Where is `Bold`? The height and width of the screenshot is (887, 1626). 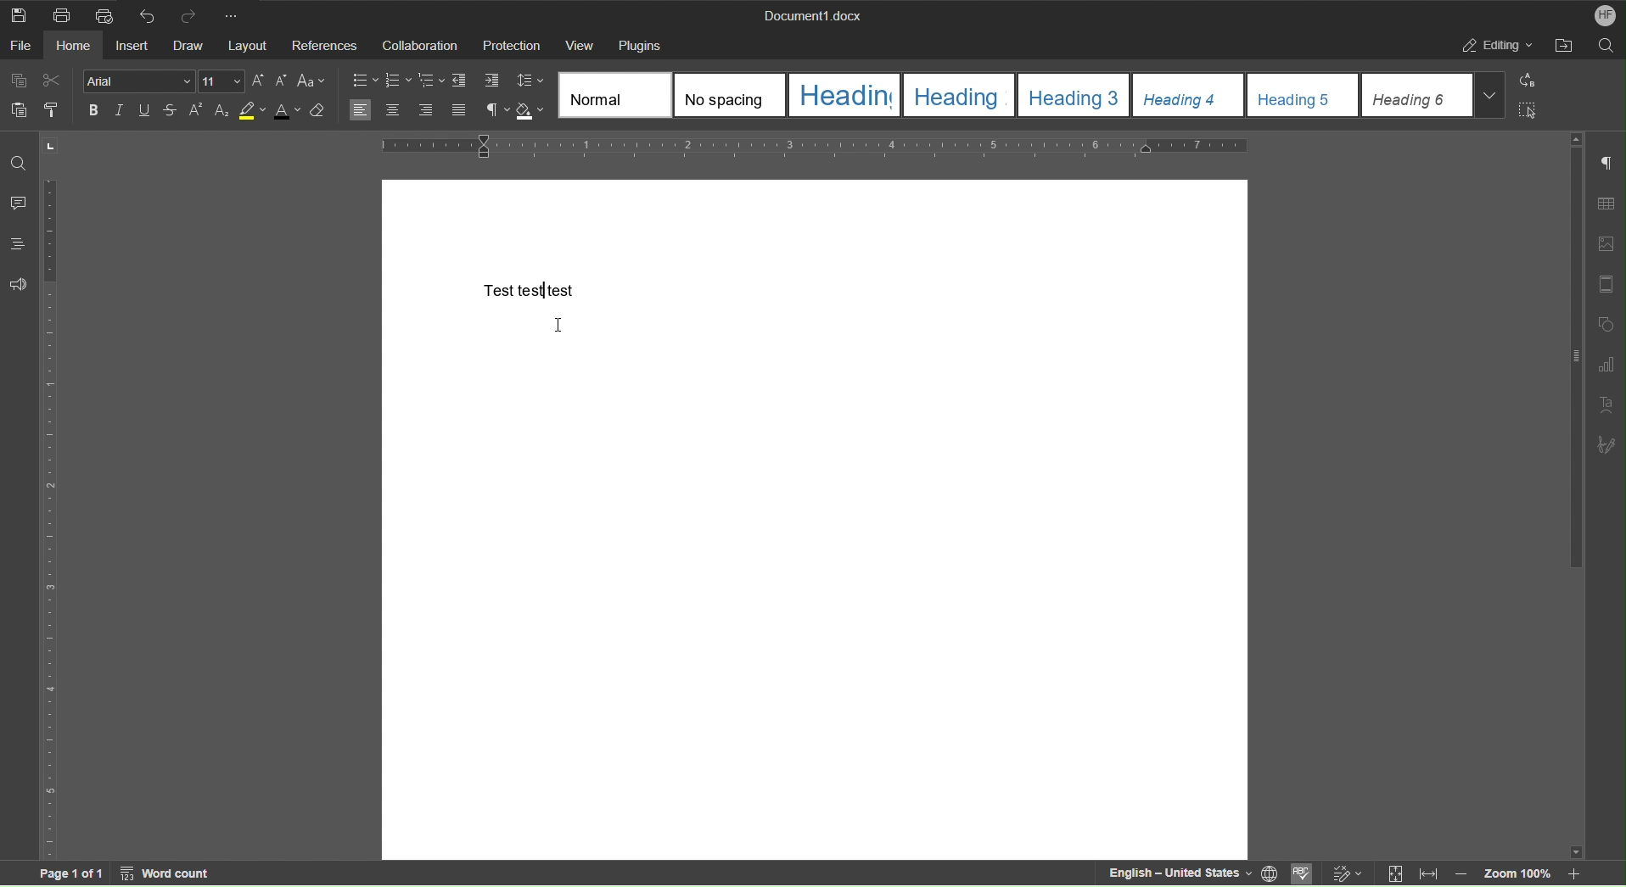 Bold is located at coordinates (93, 109).